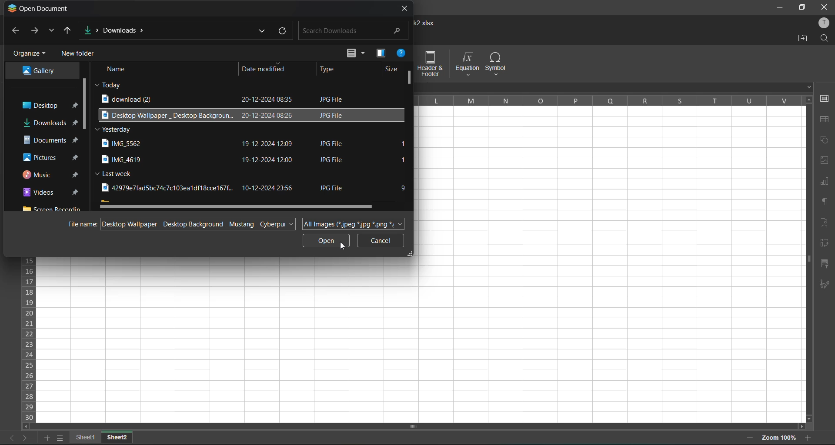 This screenshot has height=445, width=835. What do you see at coordinates (63, 438) in the screenshot?
I see `sheet list` at bounding box center [63, 438].